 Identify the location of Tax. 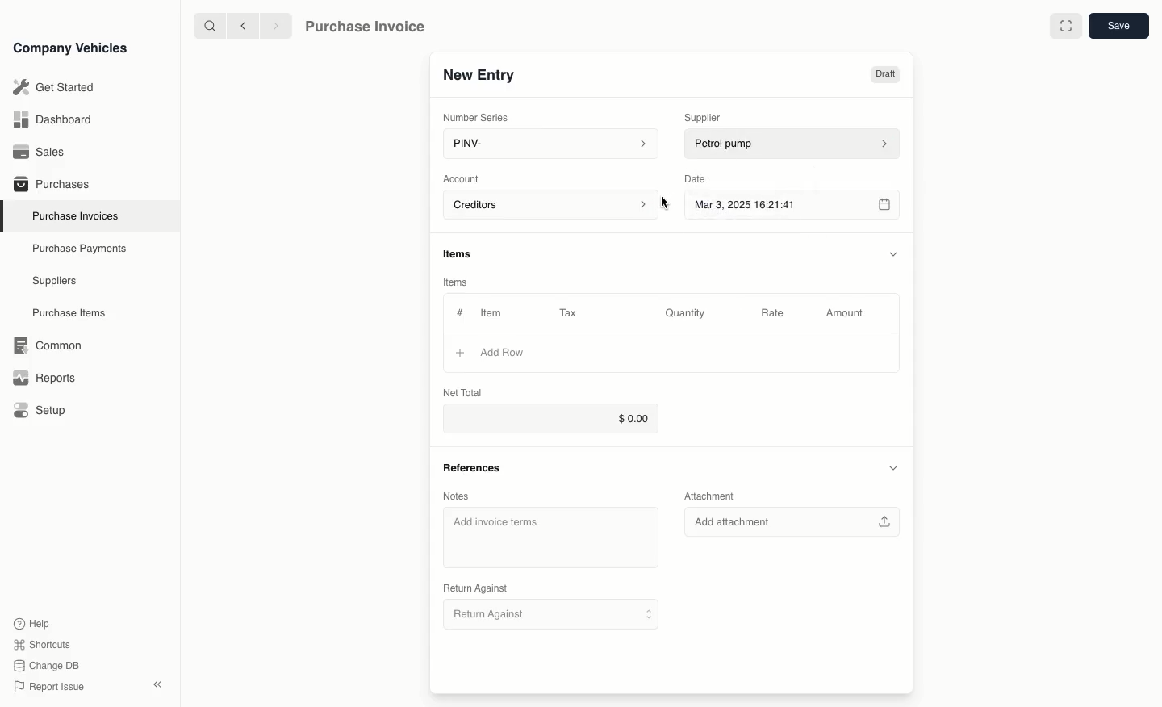
(575, 314).